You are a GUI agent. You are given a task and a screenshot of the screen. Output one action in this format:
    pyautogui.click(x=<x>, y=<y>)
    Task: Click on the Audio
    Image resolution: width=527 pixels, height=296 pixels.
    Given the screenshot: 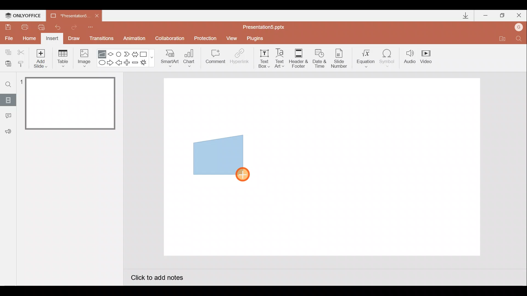 What is the action you would take?
    pyautogui.click(x=410, y=58)
    